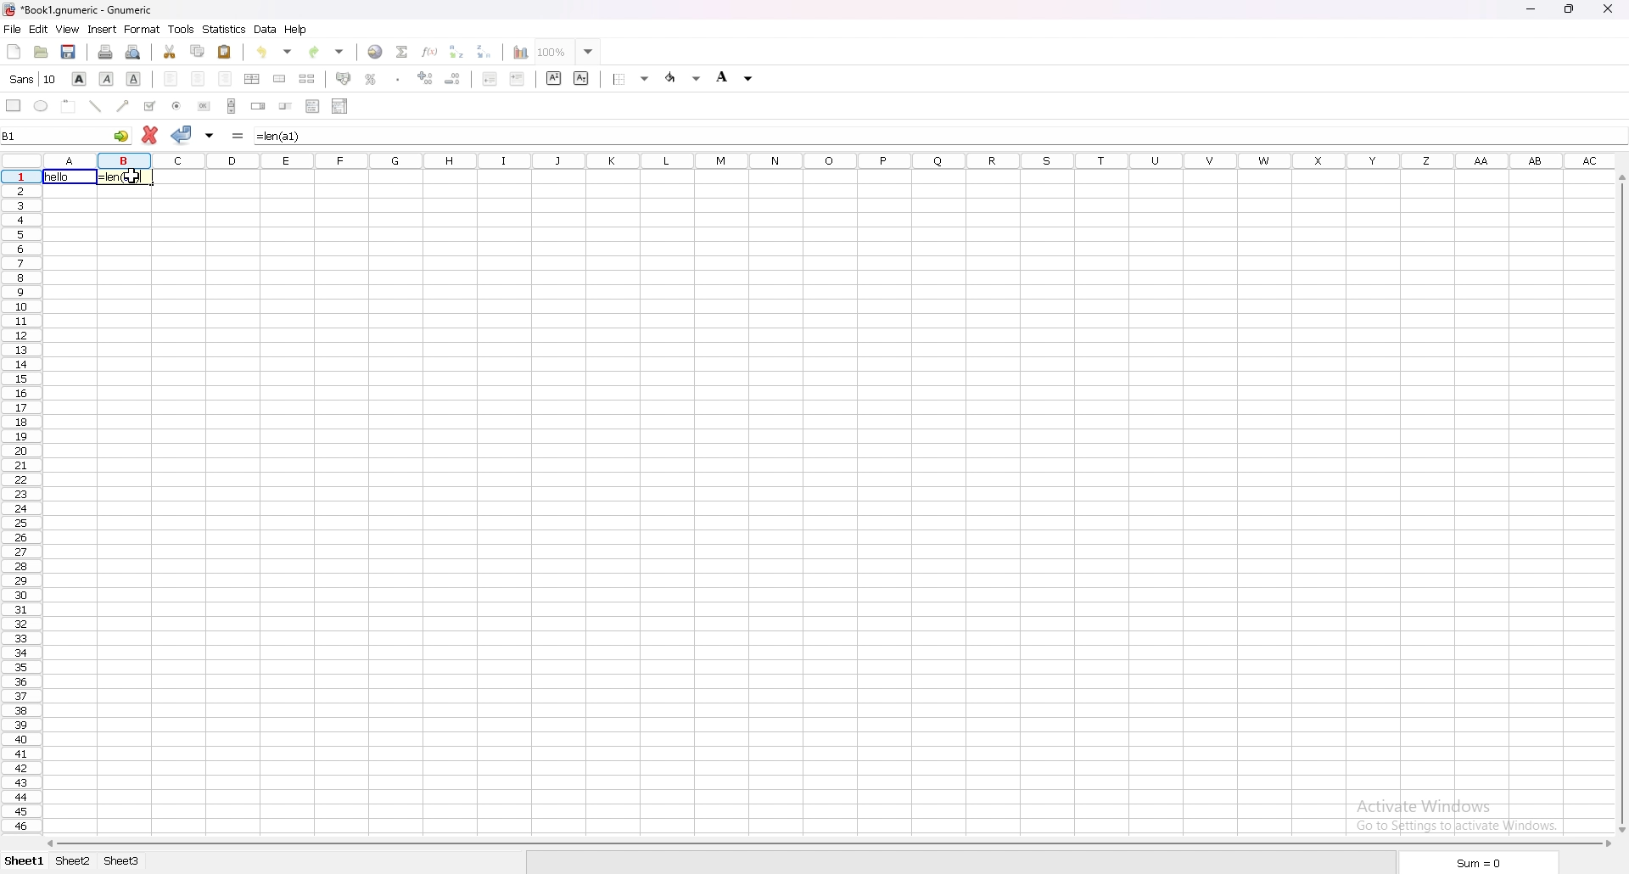 The width and height of the screenshot is (1629, 874). What do you see at coordinates (345, 80) in the screenshot?
I see `accounting format` at bounding box center [345, 80].